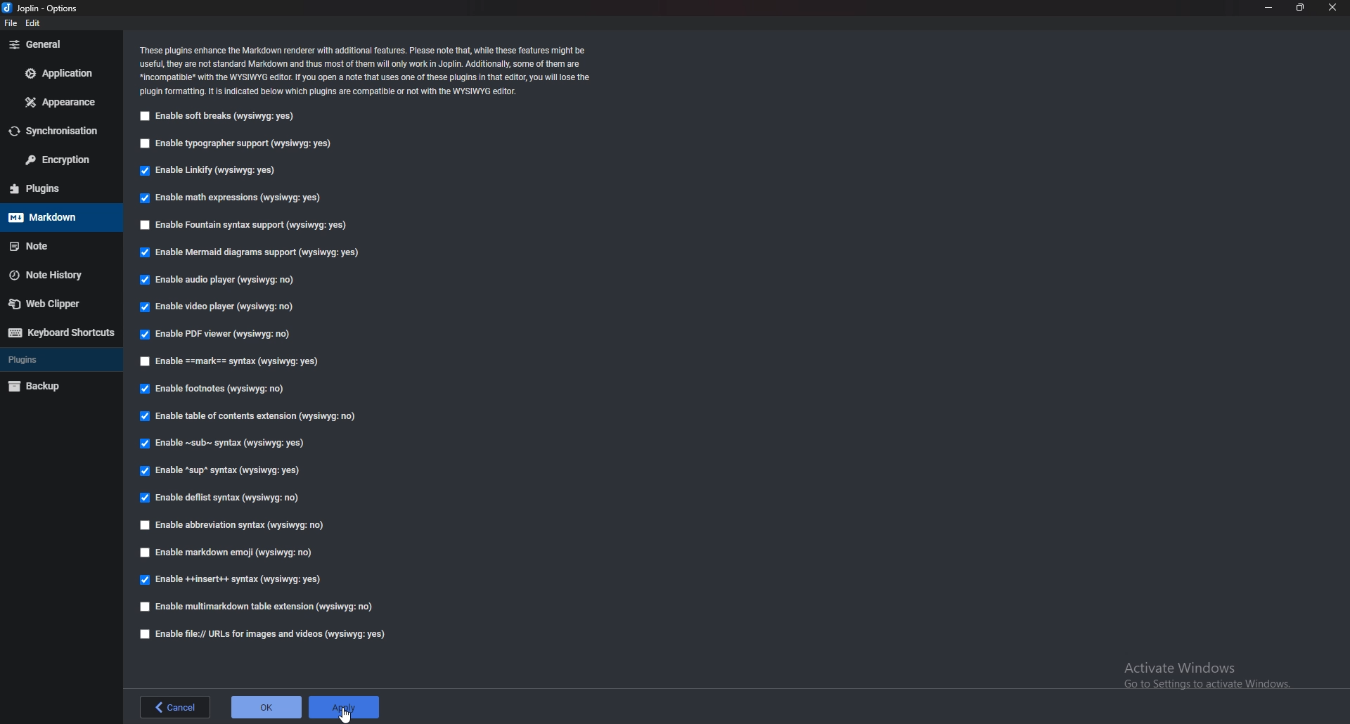  Describe the element at coordinates (250, 253) in the screenshot. I see `enable mermaid diagram support` at that location.